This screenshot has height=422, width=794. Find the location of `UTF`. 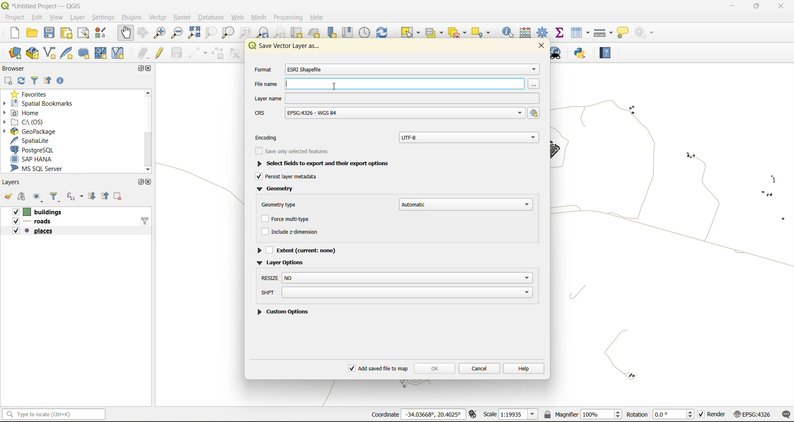

UTF is located at coordinates (470, 136).